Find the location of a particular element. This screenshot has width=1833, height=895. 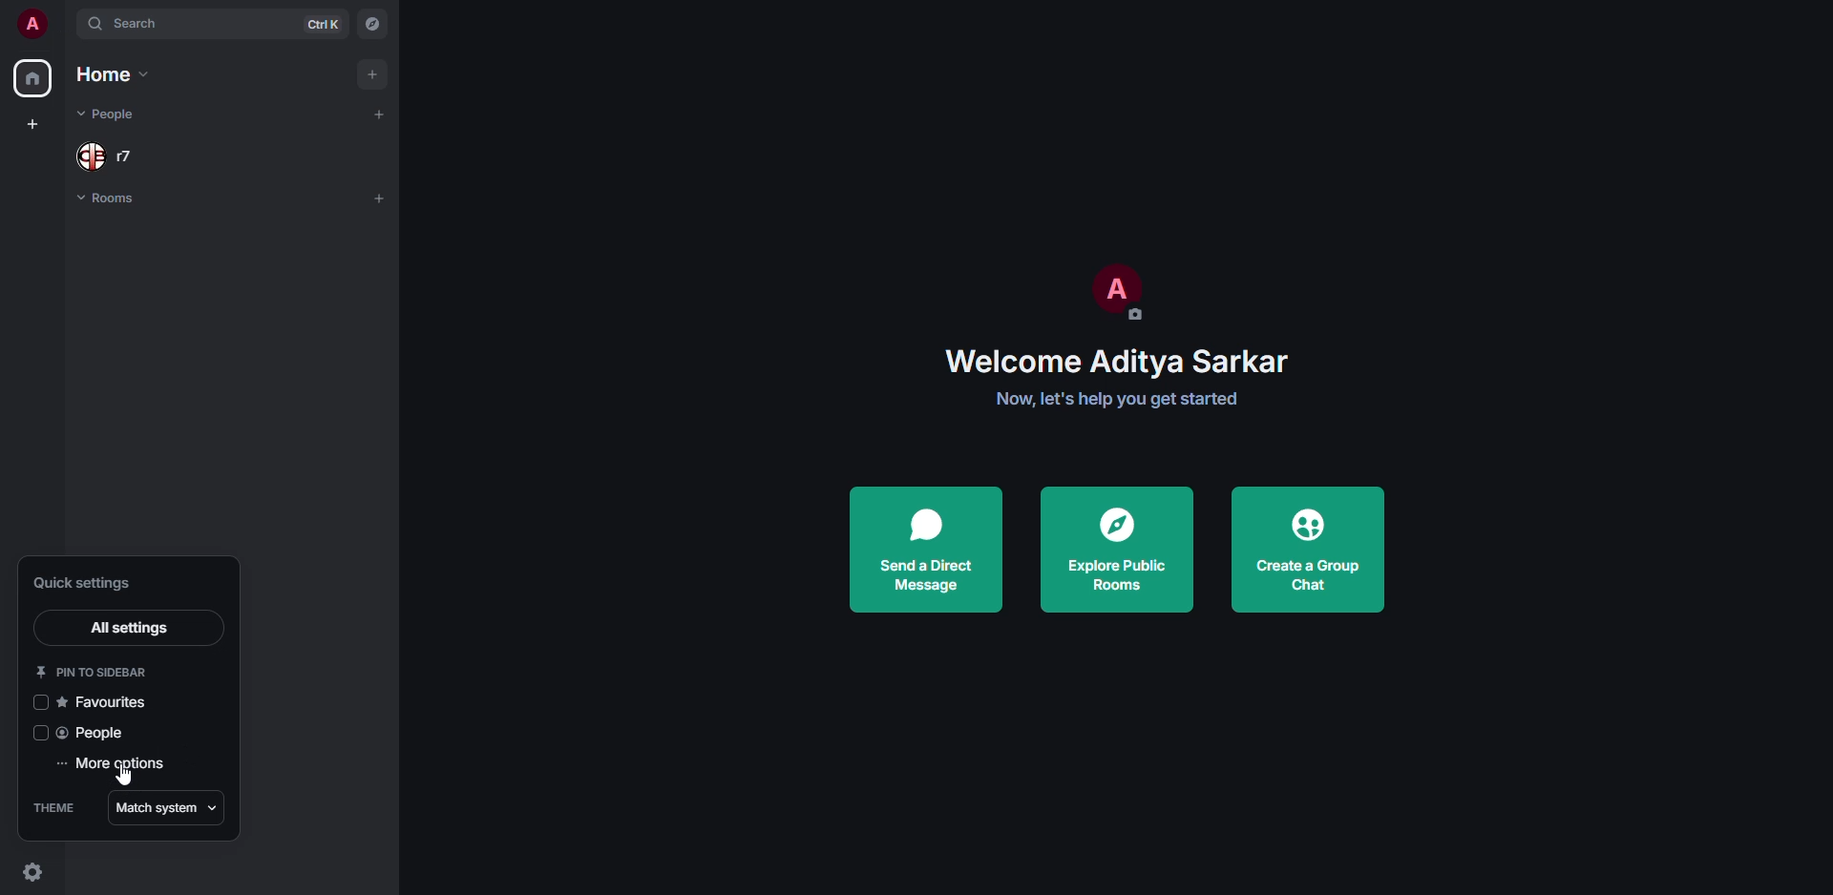

more options is located at coordinates (109, 762).